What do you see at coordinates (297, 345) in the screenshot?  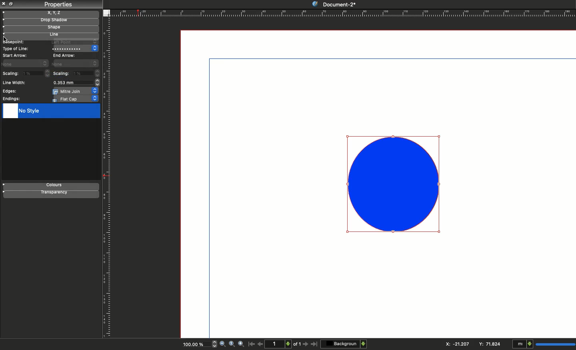 I see `of 1` at bounding box center [297, 345].